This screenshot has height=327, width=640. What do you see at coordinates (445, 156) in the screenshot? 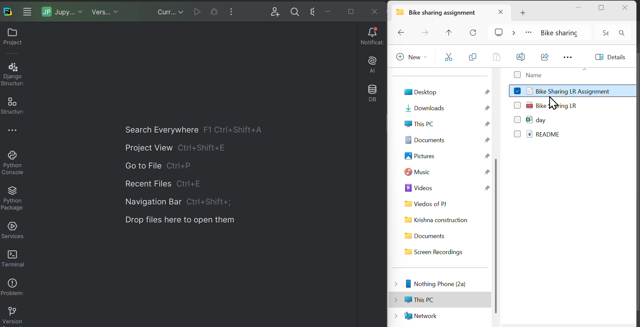
I see `Pictures` at bounding box center [445, 156].